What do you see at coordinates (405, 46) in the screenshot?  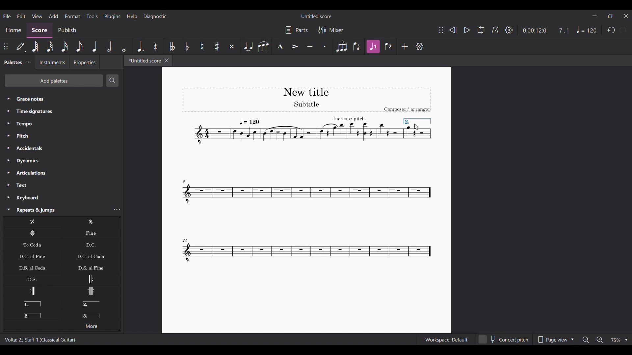 I see `Add` at bounding box center [405, 46].